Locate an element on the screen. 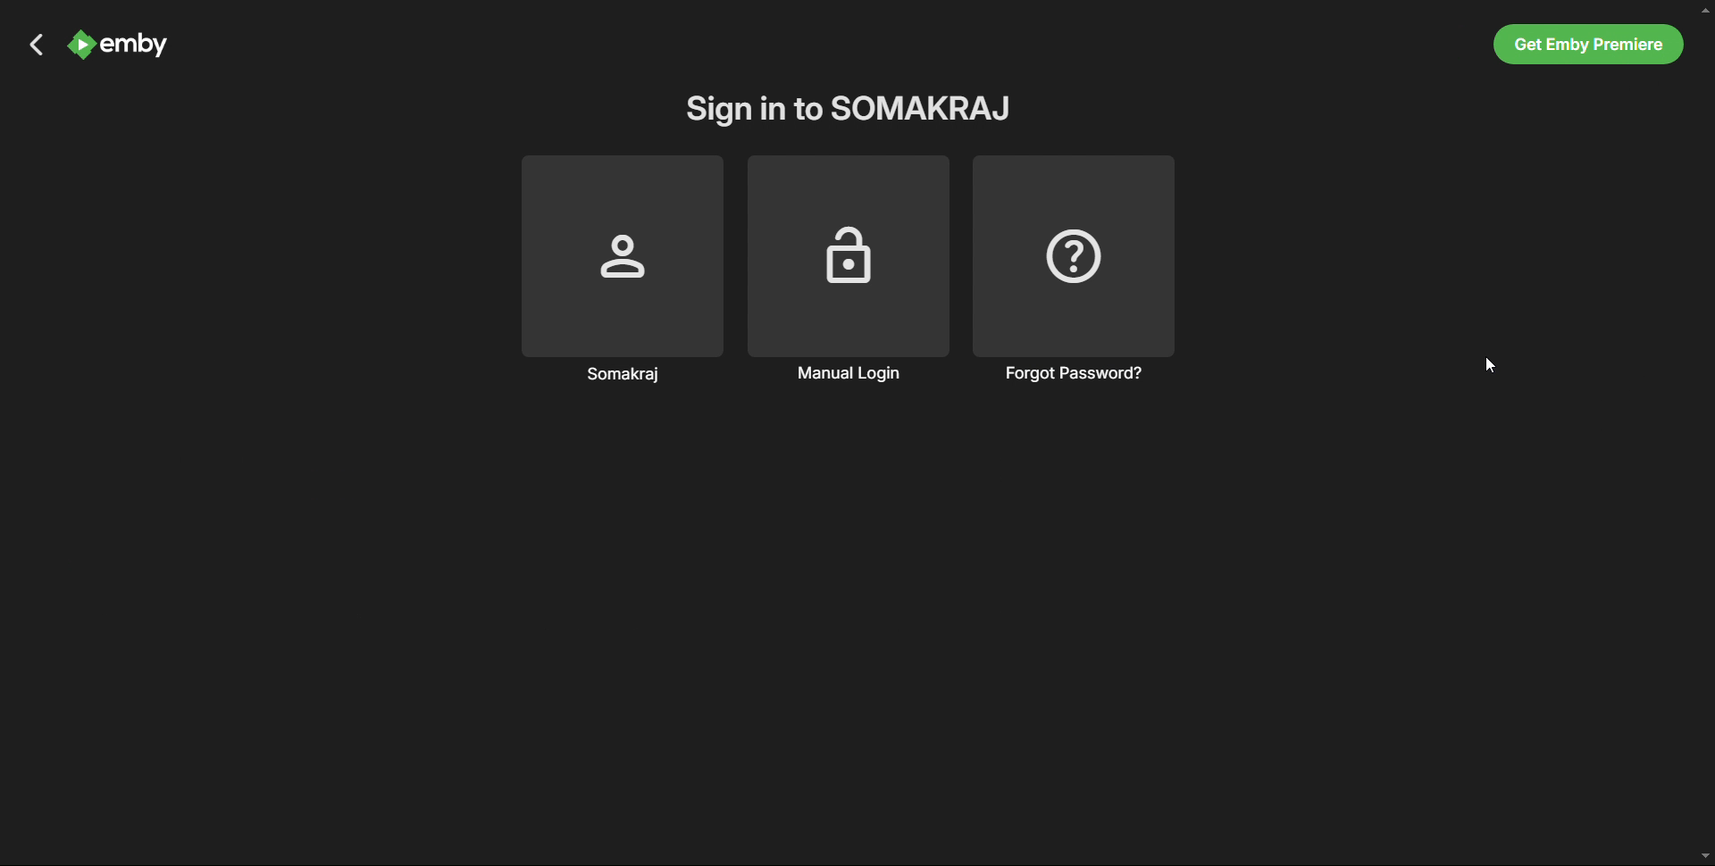  back is located at coordinates (35, 44).